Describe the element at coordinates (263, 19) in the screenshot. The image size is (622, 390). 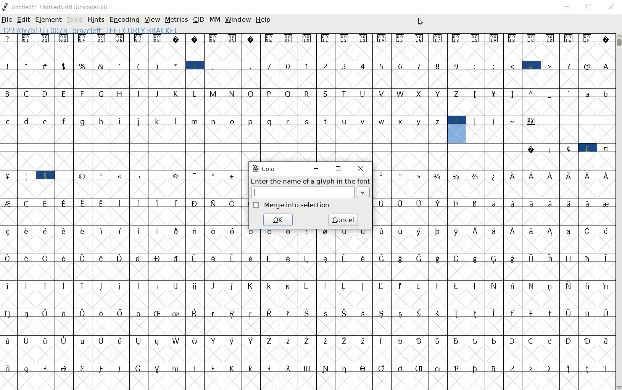
I see `HELP` at that location.